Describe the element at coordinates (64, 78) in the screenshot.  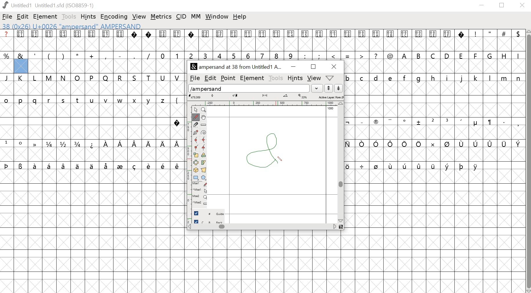
I see `N` at that location.